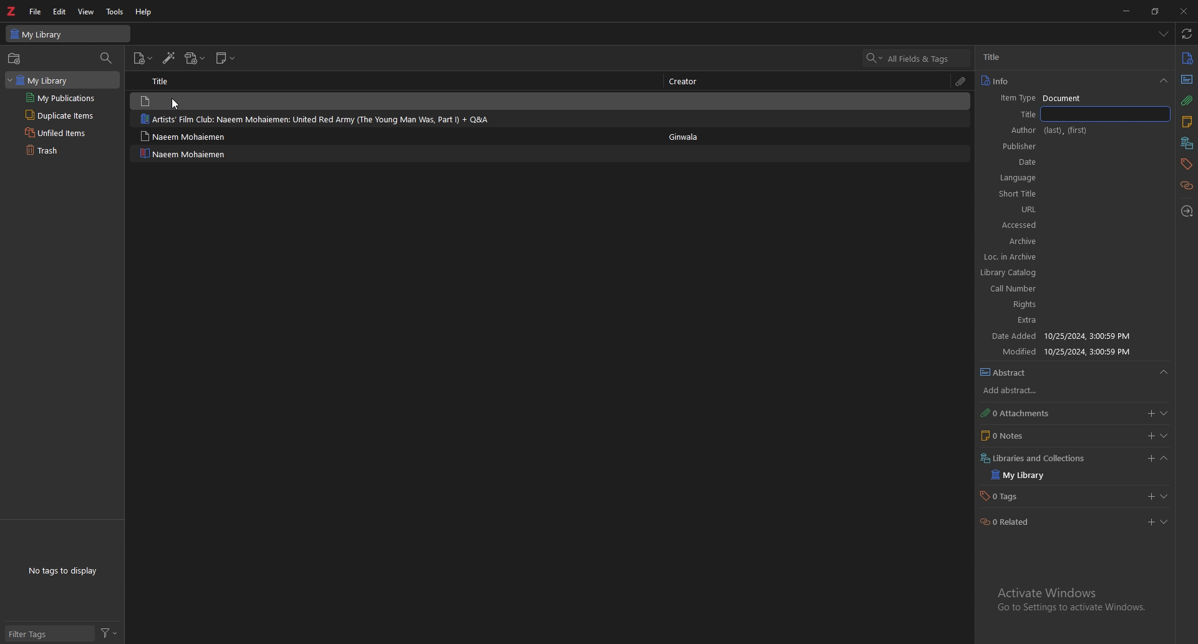 The image size is (1198, 644). What do you see at coordinates (1150, 436) in the screenshot?
I see `add notes` at bounding box center [1150, 436].